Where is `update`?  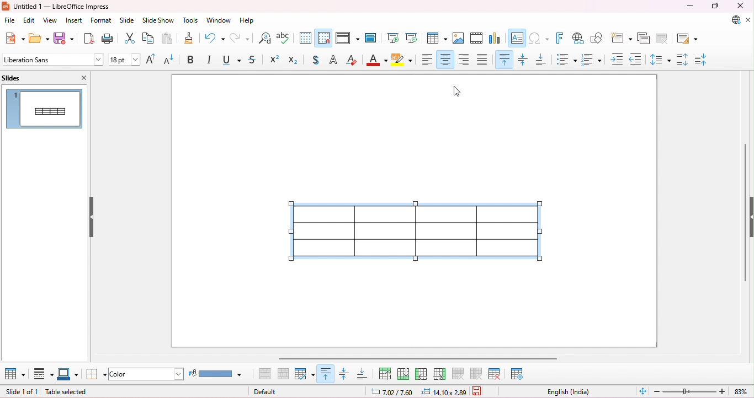 update is located at coordinates (733, 20).